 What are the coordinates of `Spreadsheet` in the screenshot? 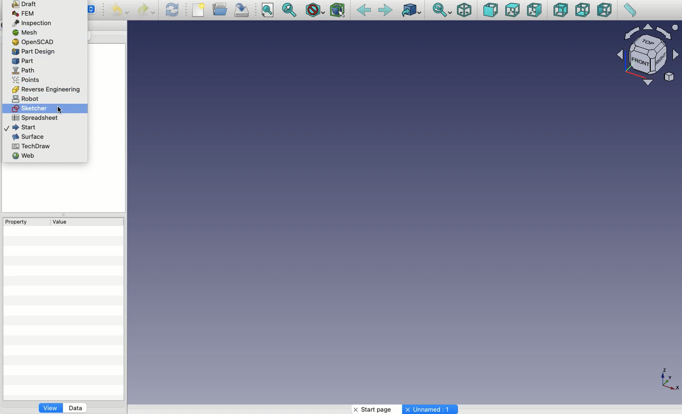 It's located at (36, 117).